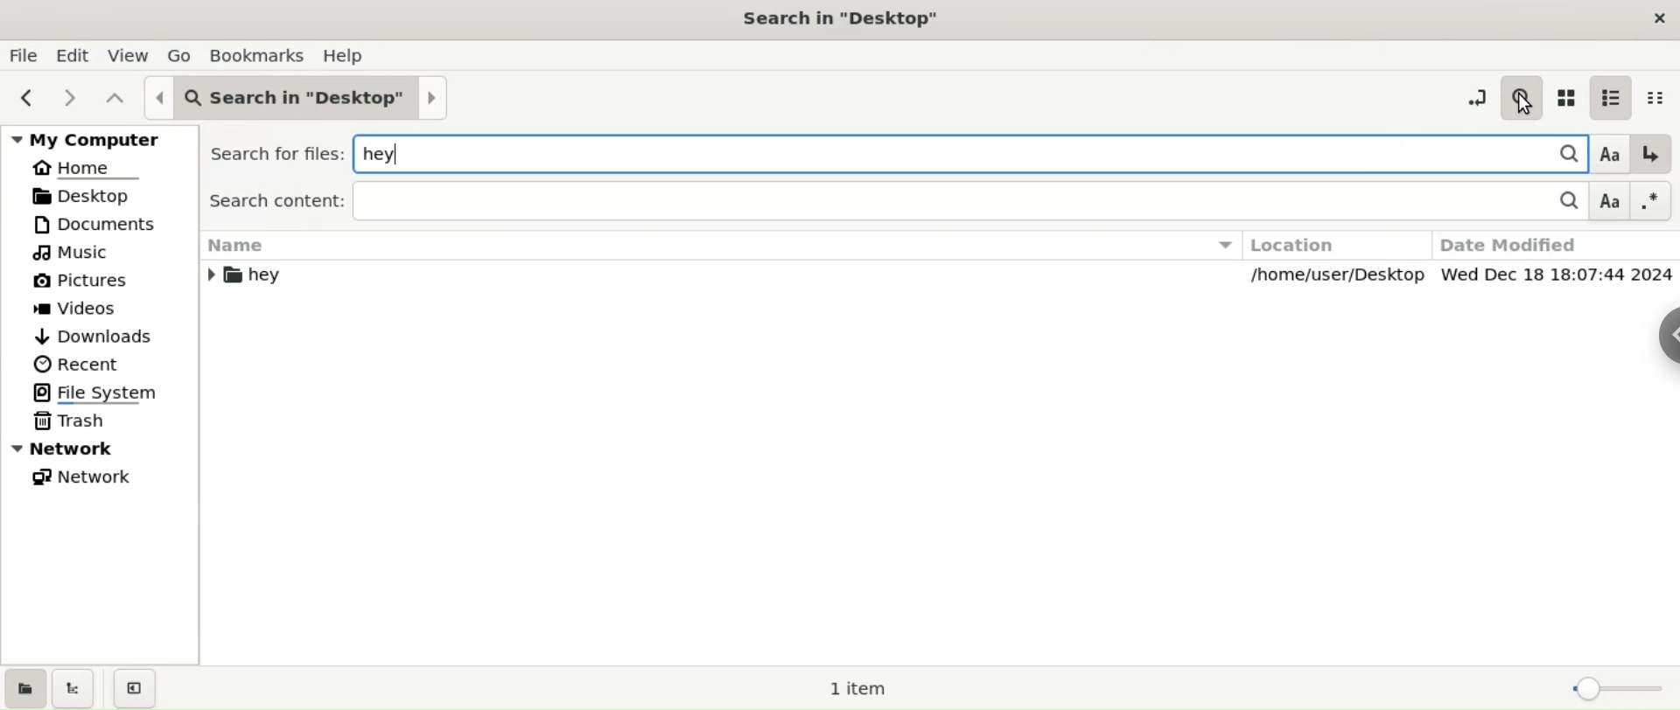 This screenshot has width=1680, height=710. What do you see at coordinates (24, 56) in the screenshot?
I see `file ` at bounding box center [24, 56].